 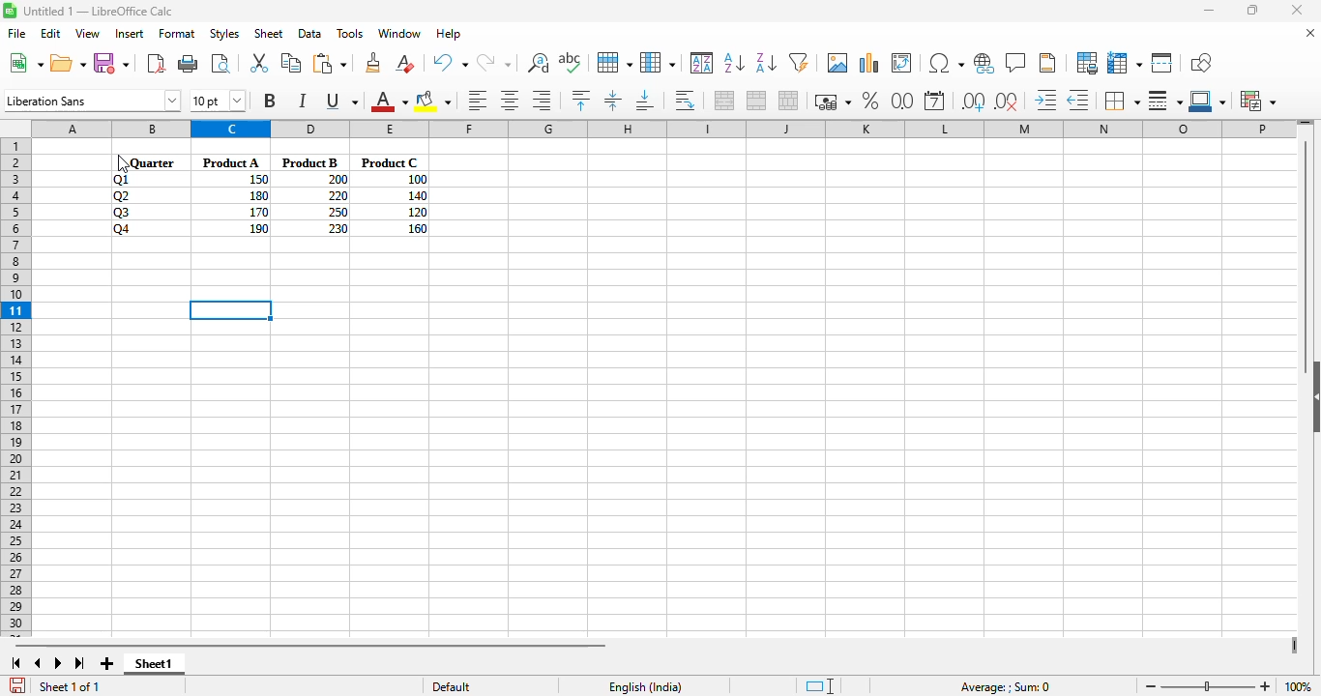 What do you see at coordinates (15, 663) in the screenshot?
I see `scroll to first sheet` at bounding box center [15, 663].